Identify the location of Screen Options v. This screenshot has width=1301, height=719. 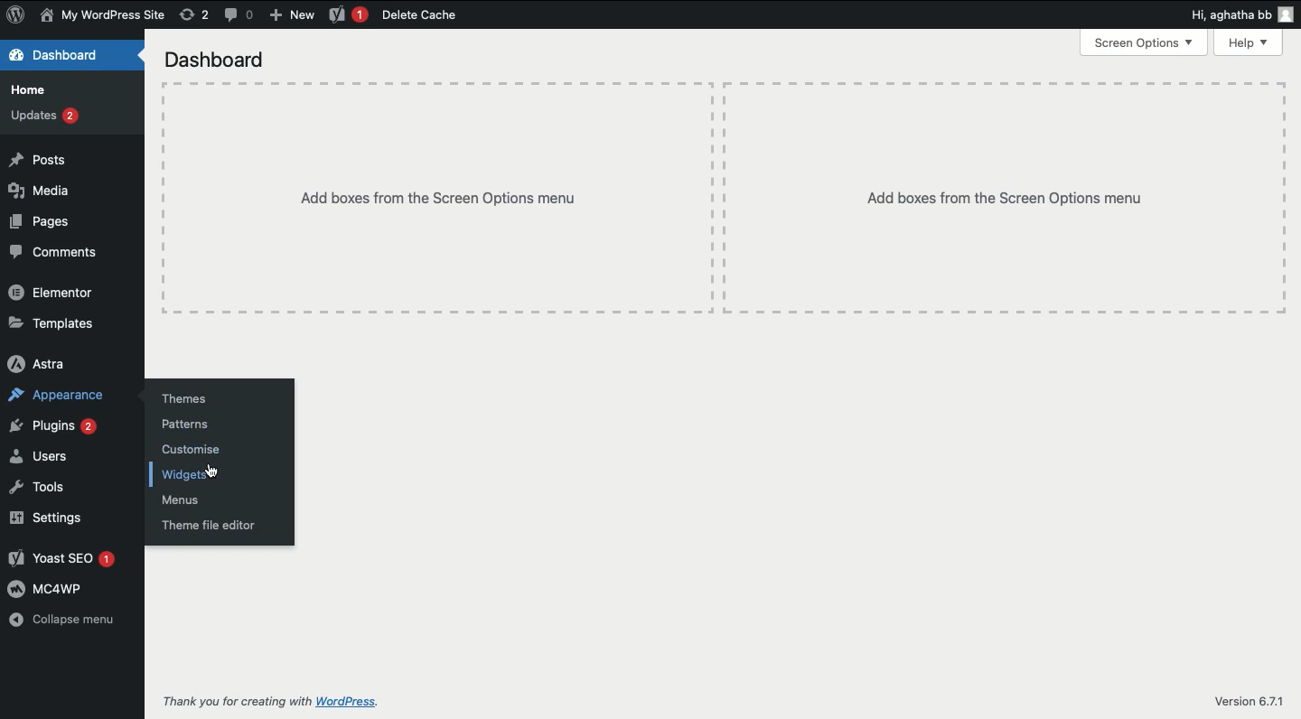
(1142, 44).